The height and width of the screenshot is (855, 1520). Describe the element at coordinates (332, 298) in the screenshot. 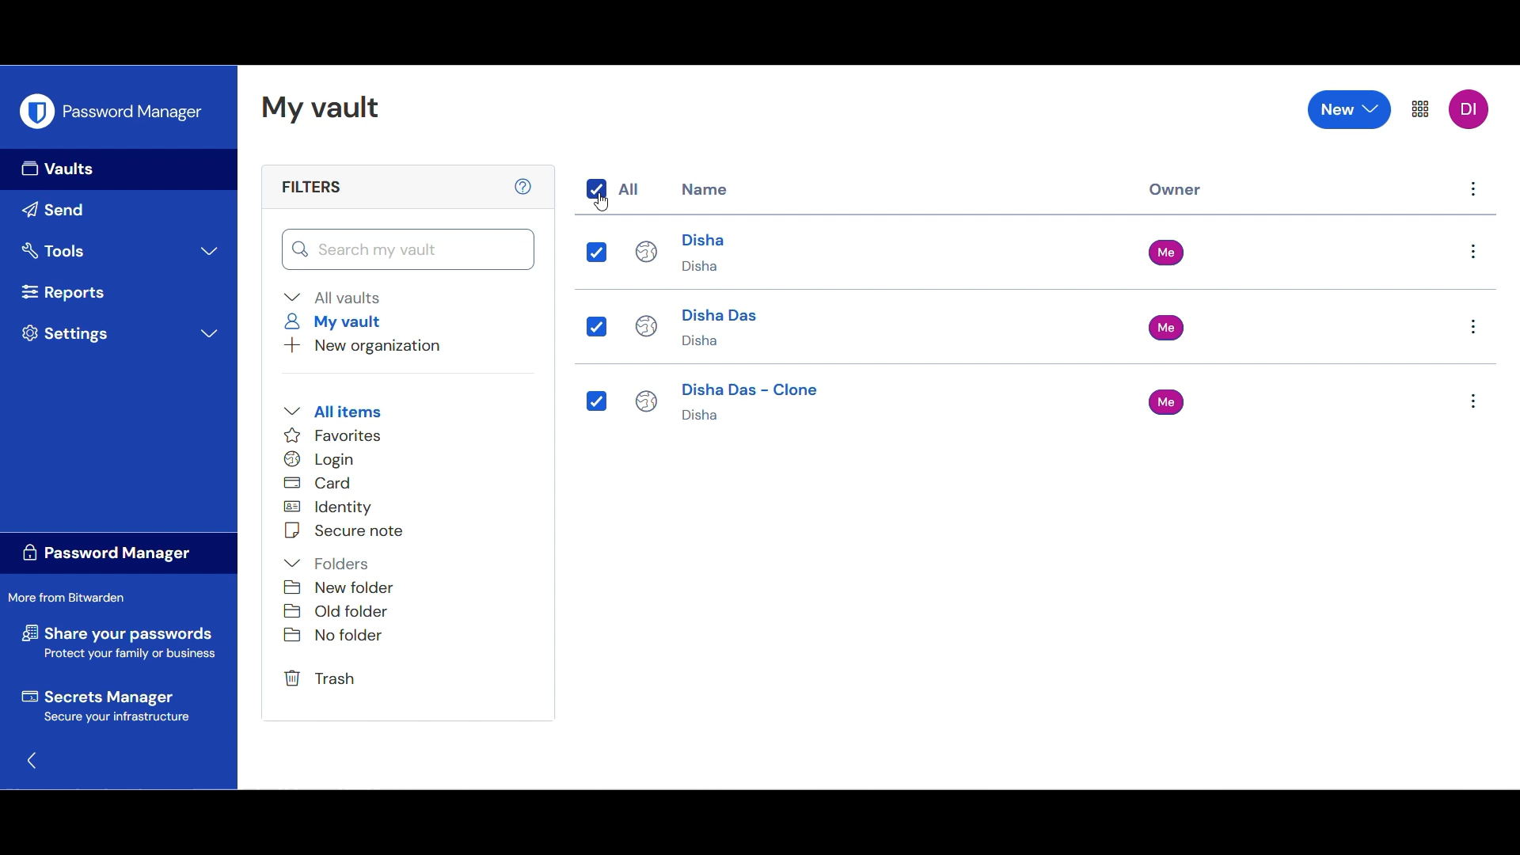

I see `Collapse all vaults` at that location.